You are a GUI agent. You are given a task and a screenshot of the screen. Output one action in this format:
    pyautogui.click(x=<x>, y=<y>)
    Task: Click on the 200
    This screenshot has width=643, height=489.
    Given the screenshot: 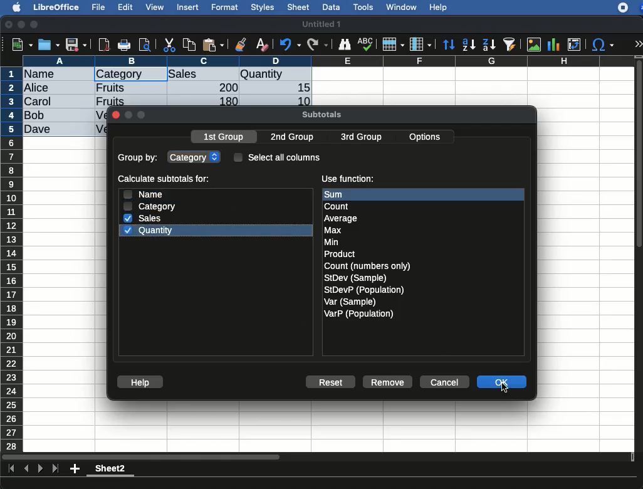 What is the action you would take?
    pyautogui.click(x=225, y=87)
    